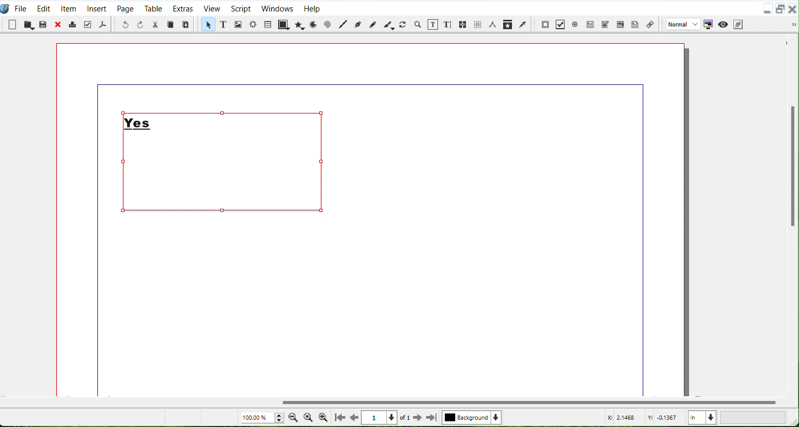 The image size is (799, 427). I want to click on Go to previous page, so click(356, 418).